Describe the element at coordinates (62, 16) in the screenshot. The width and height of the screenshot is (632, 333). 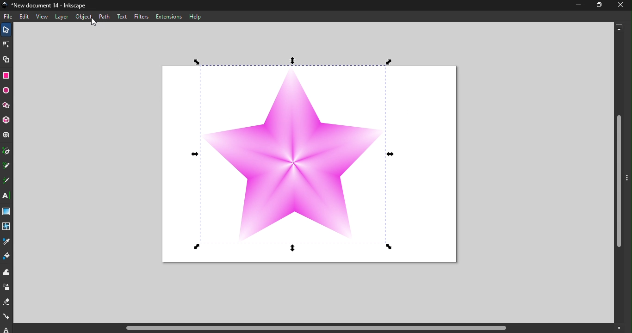
I see `Layer` at that location.